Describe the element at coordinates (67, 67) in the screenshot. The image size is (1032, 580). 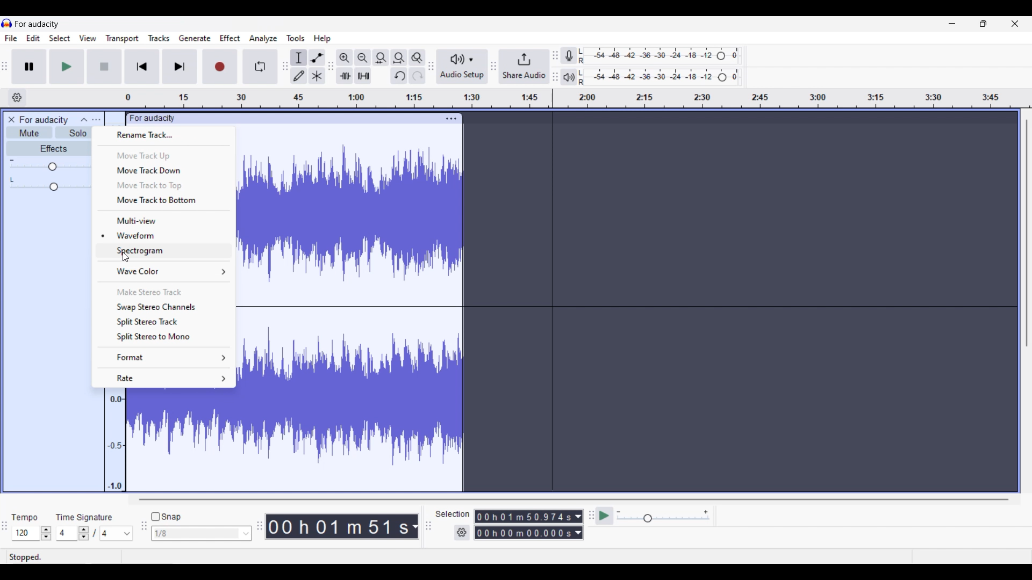
I see `Play/Play once` at that location.